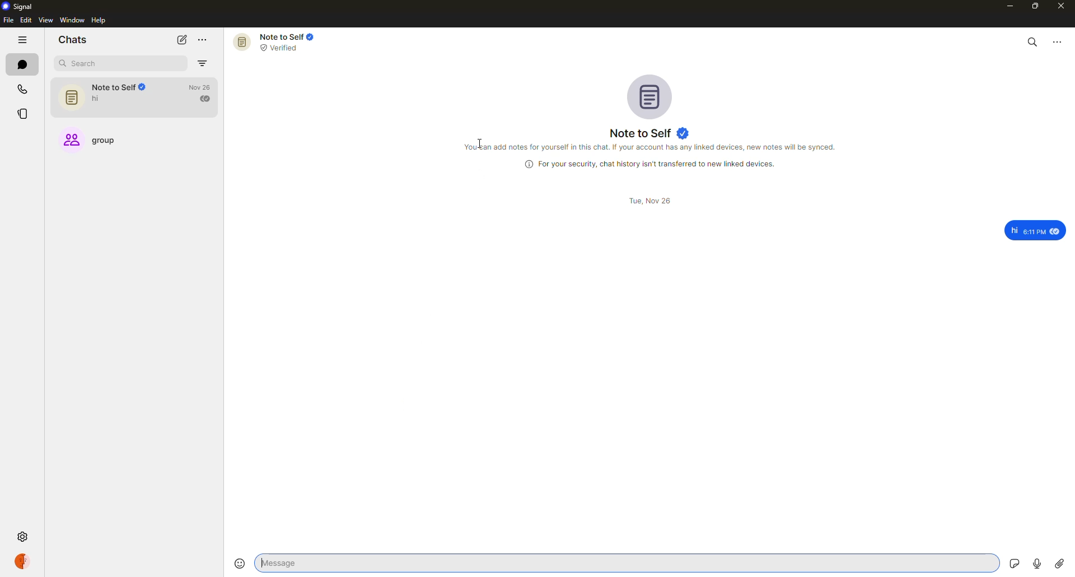 This screenshot has width=1075, height=577. What do you see at coordinates (25, 114) in the screenshot?
I see `stories` at bounding box center [25, 114].